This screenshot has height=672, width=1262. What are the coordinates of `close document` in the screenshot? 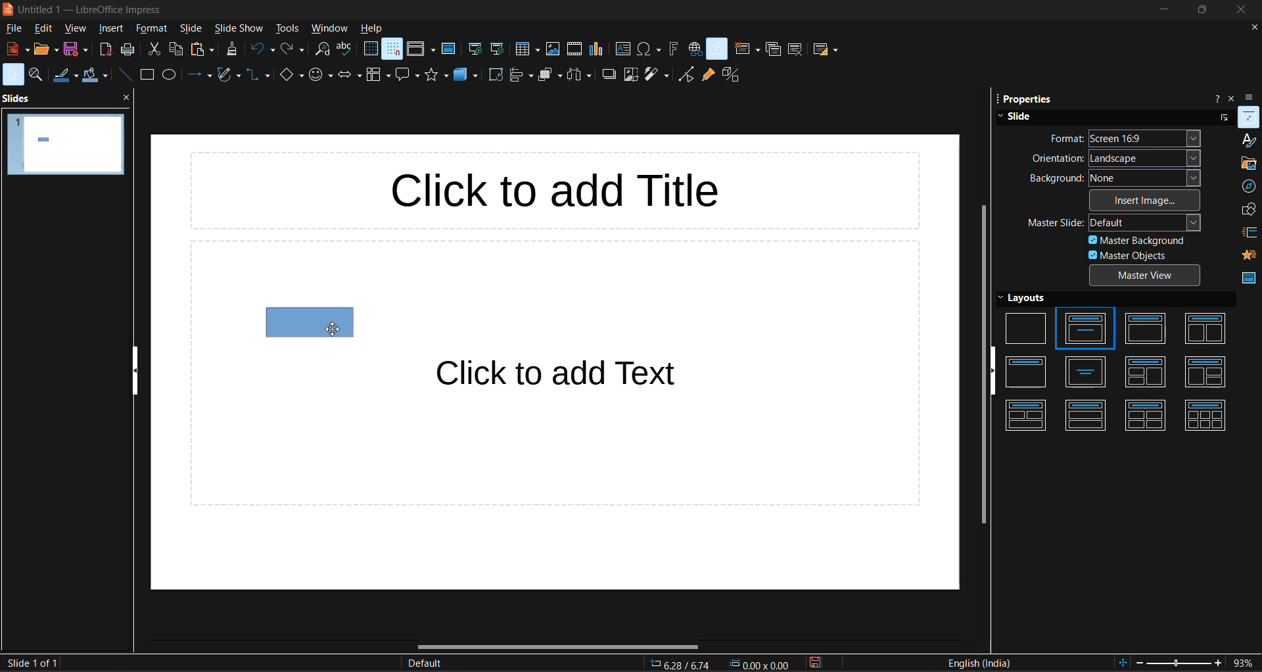 It's located at (1254, 27).